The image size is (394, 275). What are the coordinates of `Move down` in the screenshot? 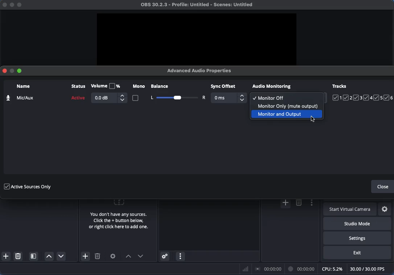 It's located at (61, 256).